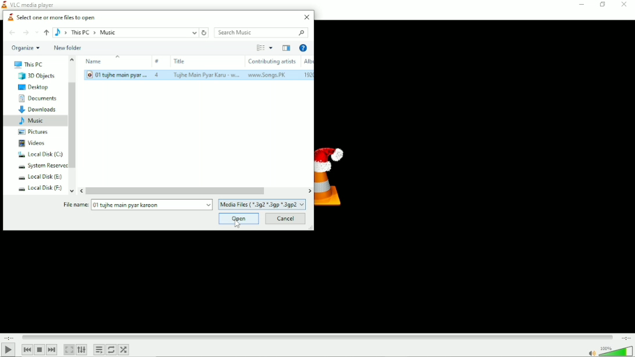 This screenshot has width=635, height=357. Describe the element at coordinates (82, 350) in the screenshot. I see `Show extended settings` at that location.